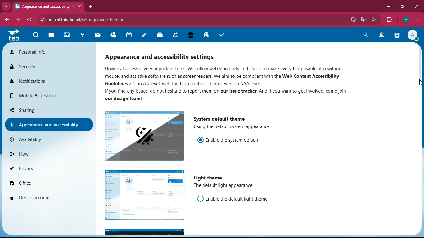 The image size is (424, 238). Describe the element at coordinates (219, 117) in the screenshot. I see `system default` at that location.